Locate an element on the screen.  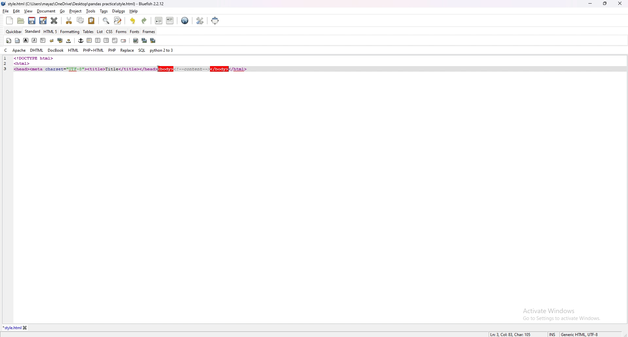
formatting is located at coordinates (70, 31).